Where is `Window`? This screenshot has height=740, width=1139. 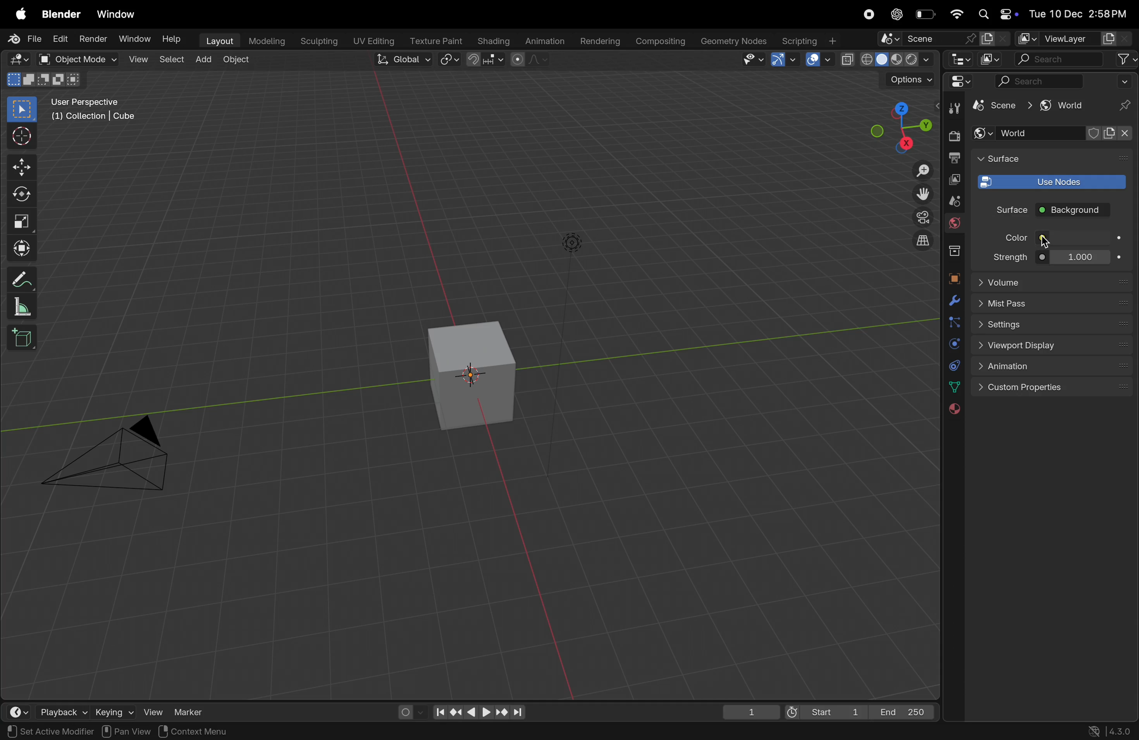
Window is located at coordinates (120, 15).